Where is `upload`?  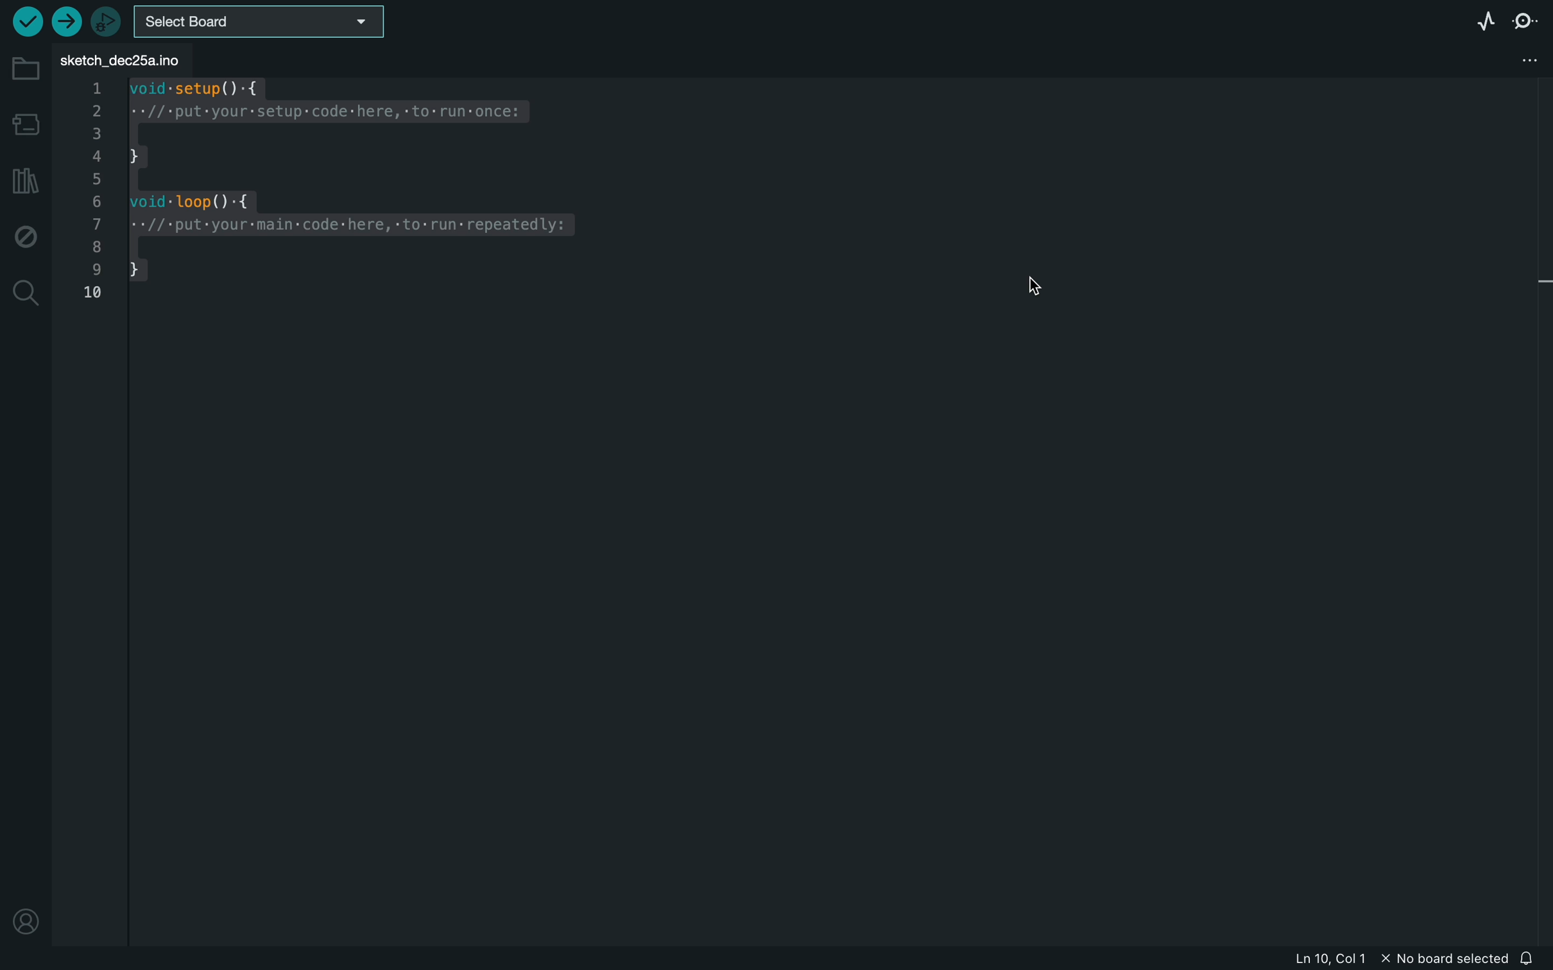 upload is located at coordinates (66, 22).